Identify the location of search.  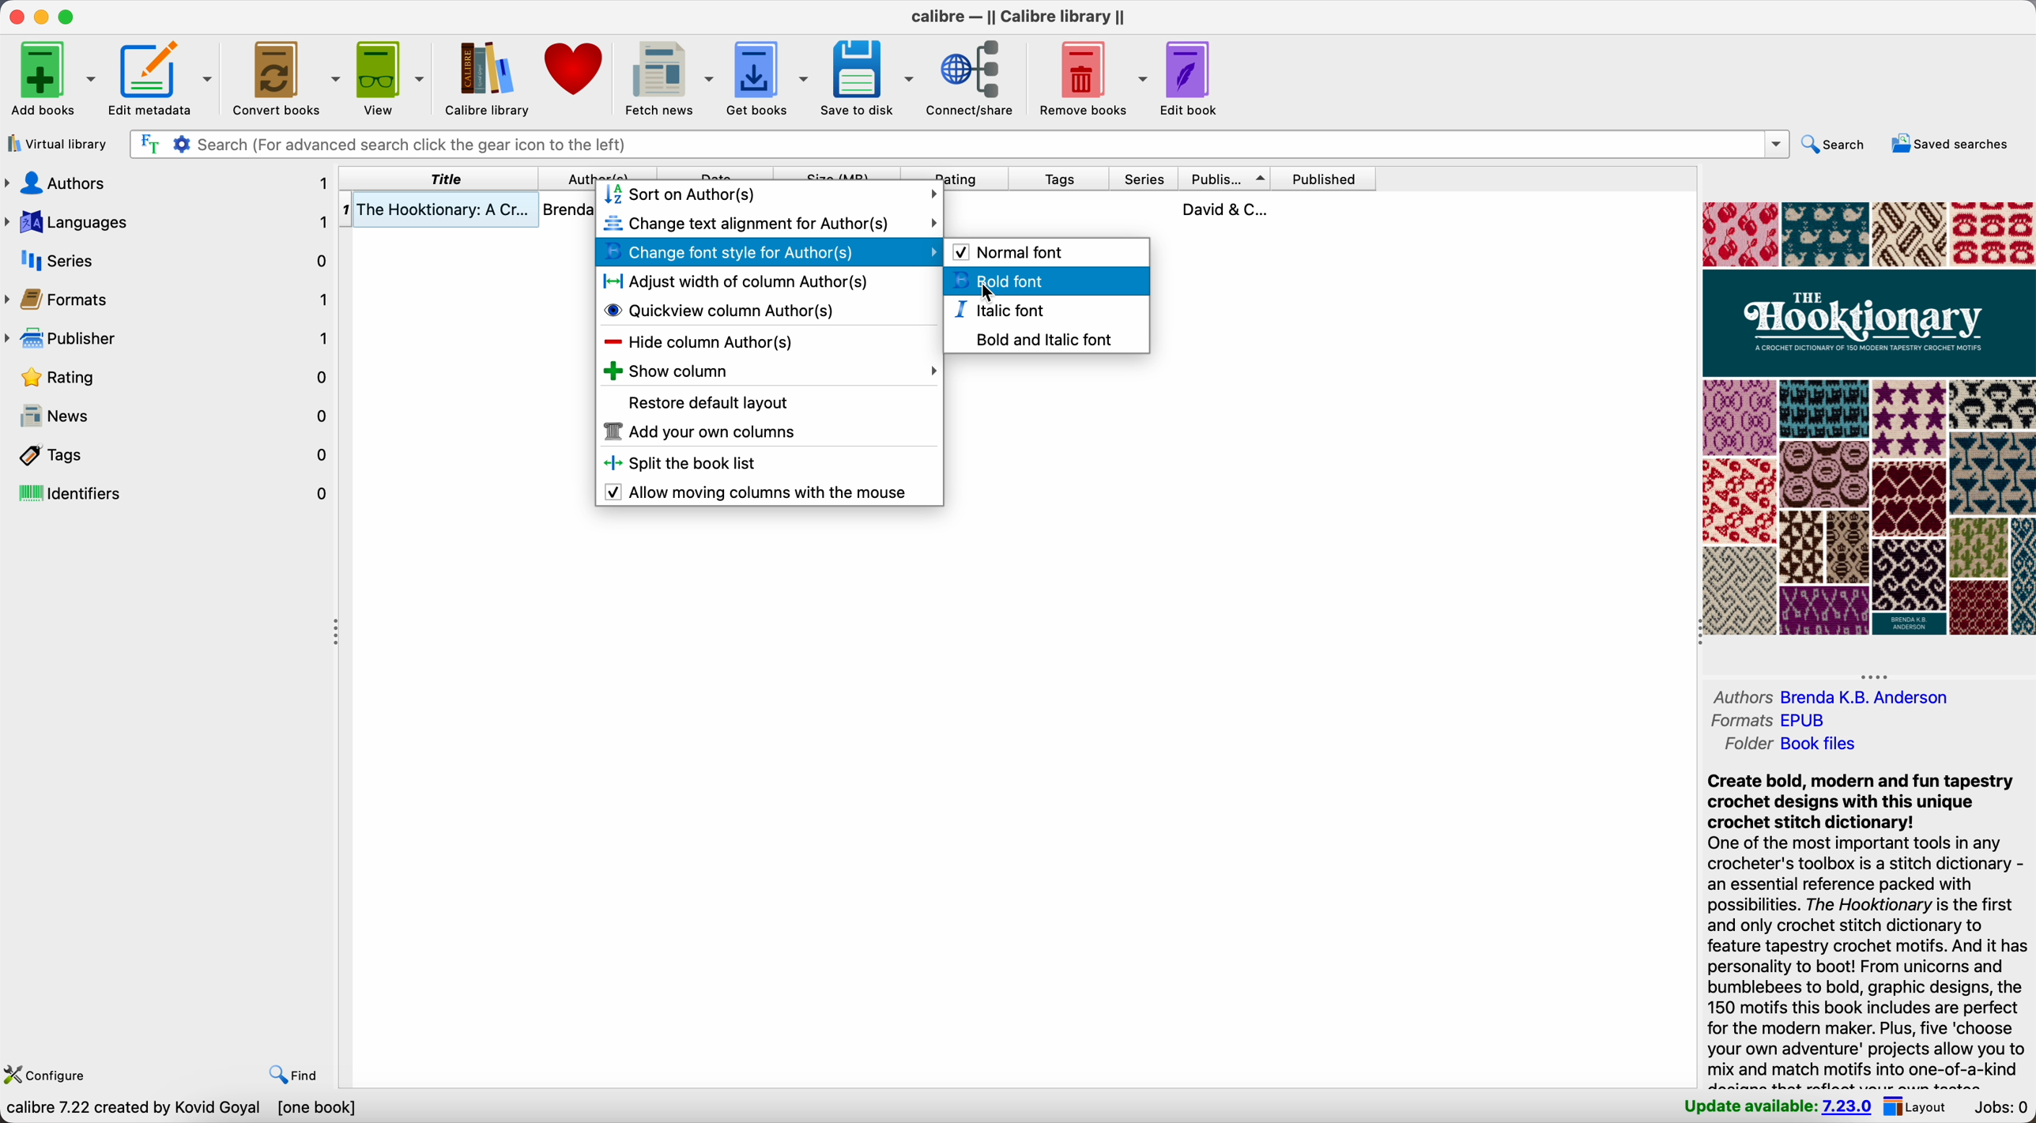
(1839, 145).